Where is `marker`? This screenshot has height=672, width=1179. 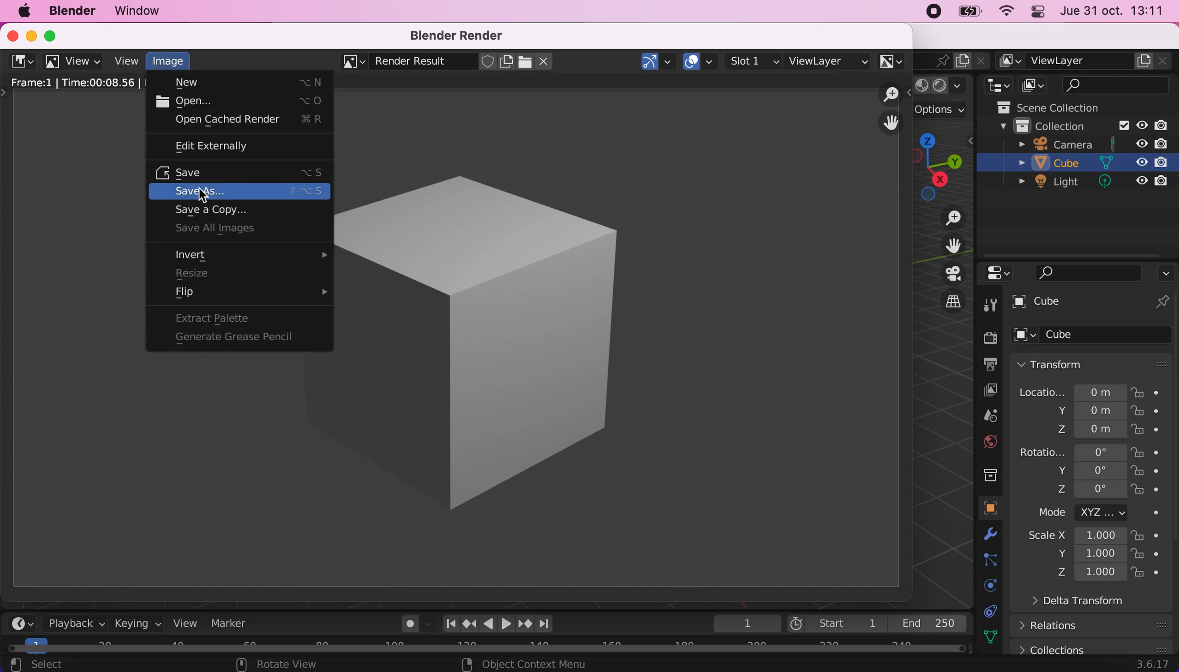 marker is located at coordinates (236, 624).